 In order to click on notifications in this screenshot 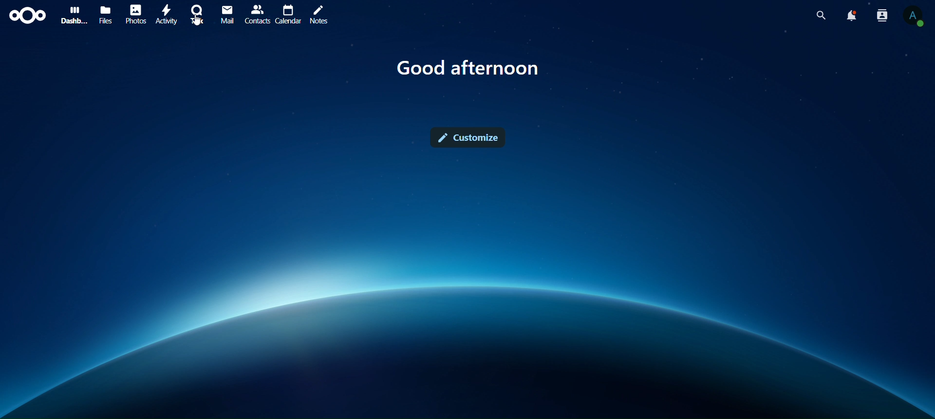, I will do `click(852, 16)`.